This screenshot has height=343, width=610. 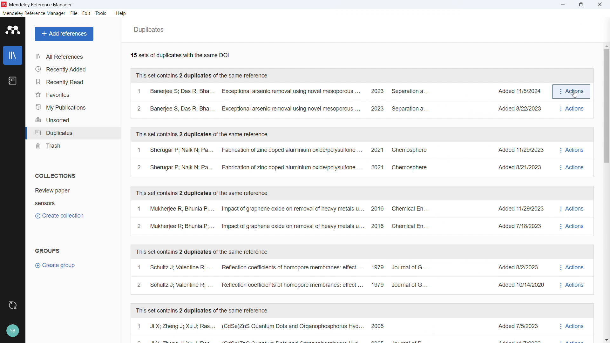 What do you see at coordinates (607, 105) in the screenshot?
I see `Vertical scroll bar` at bounding box center [607, 105].